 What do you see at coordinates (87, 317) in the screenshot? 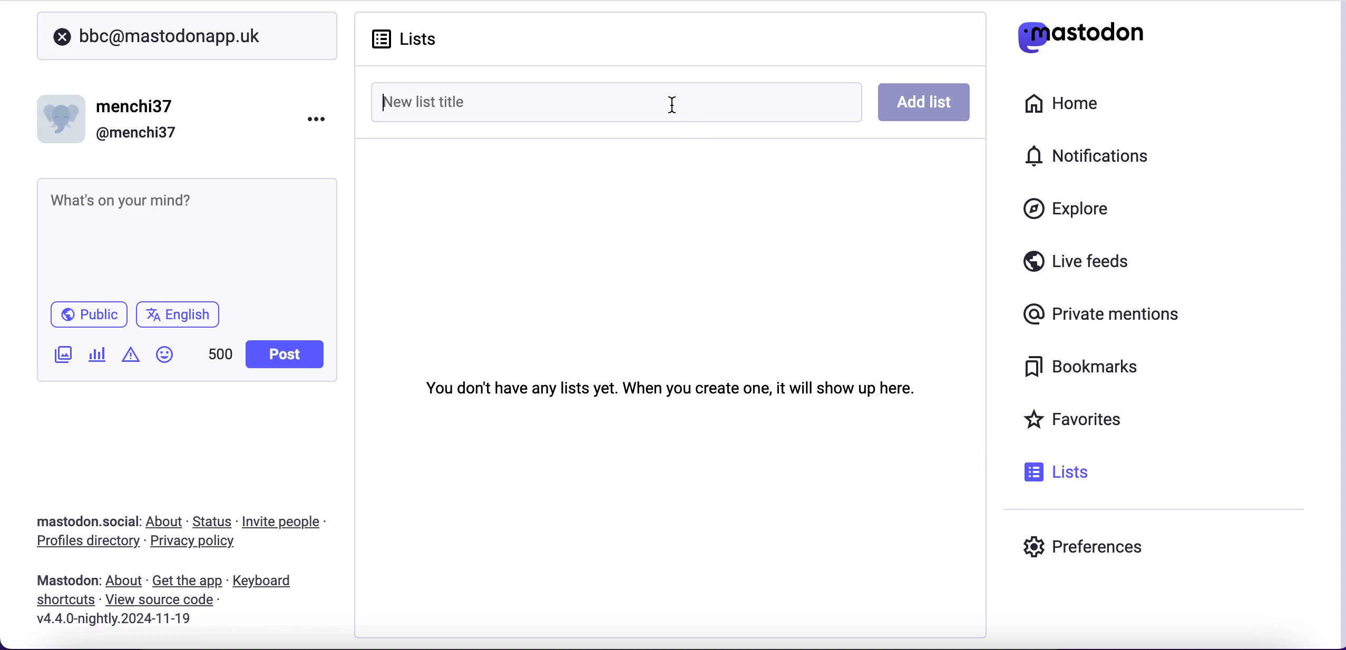
I see `public` at bounding box center [87, 317].